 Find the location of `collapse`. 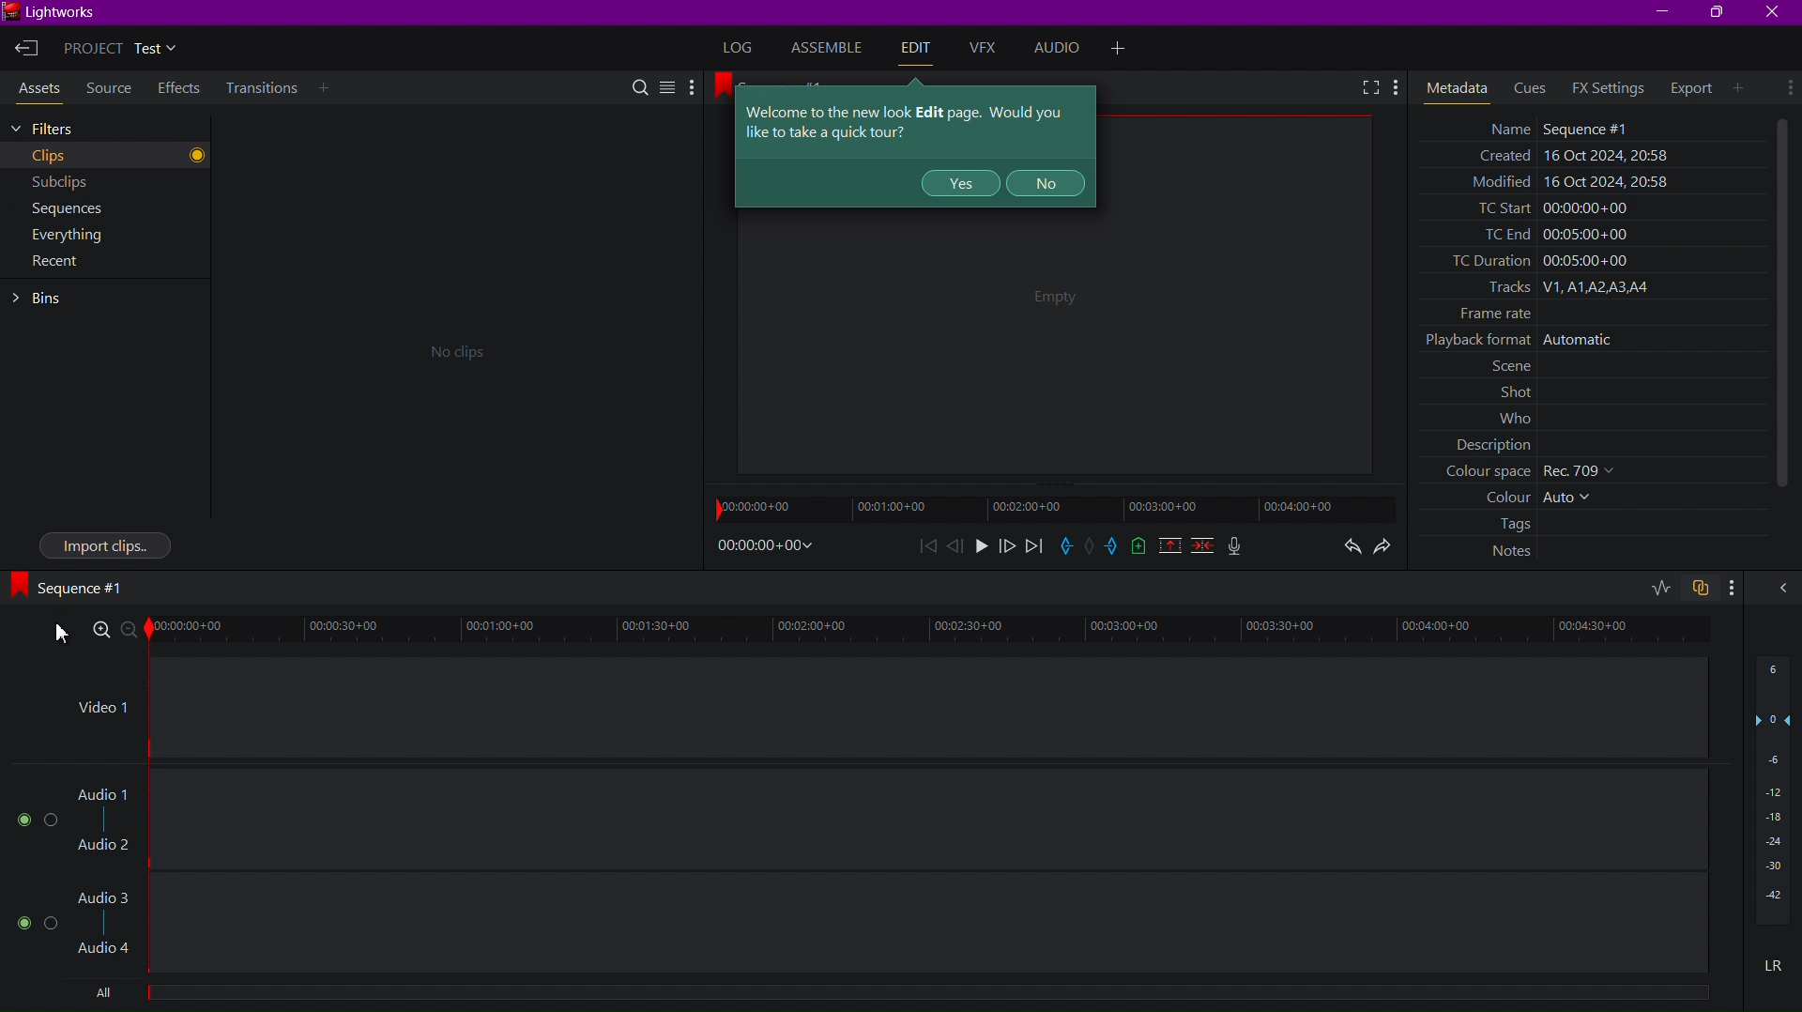

collapse is located at coordinates (1787, 589).